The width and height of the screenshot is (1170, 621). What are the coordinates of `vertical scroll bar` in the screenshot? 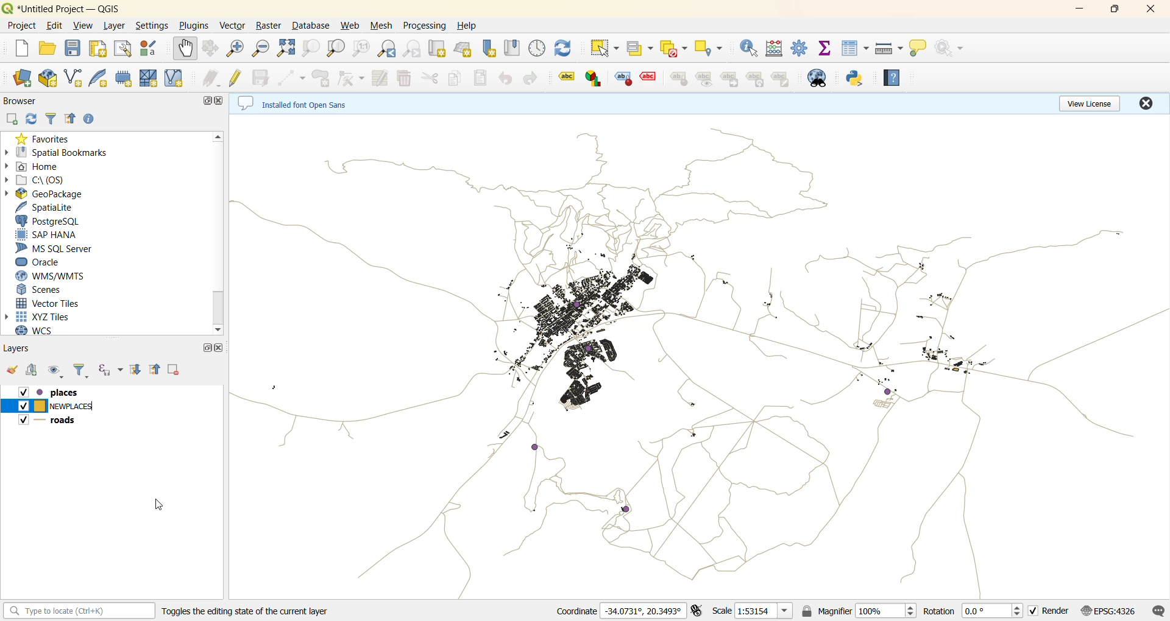 It's located at (221, 233).